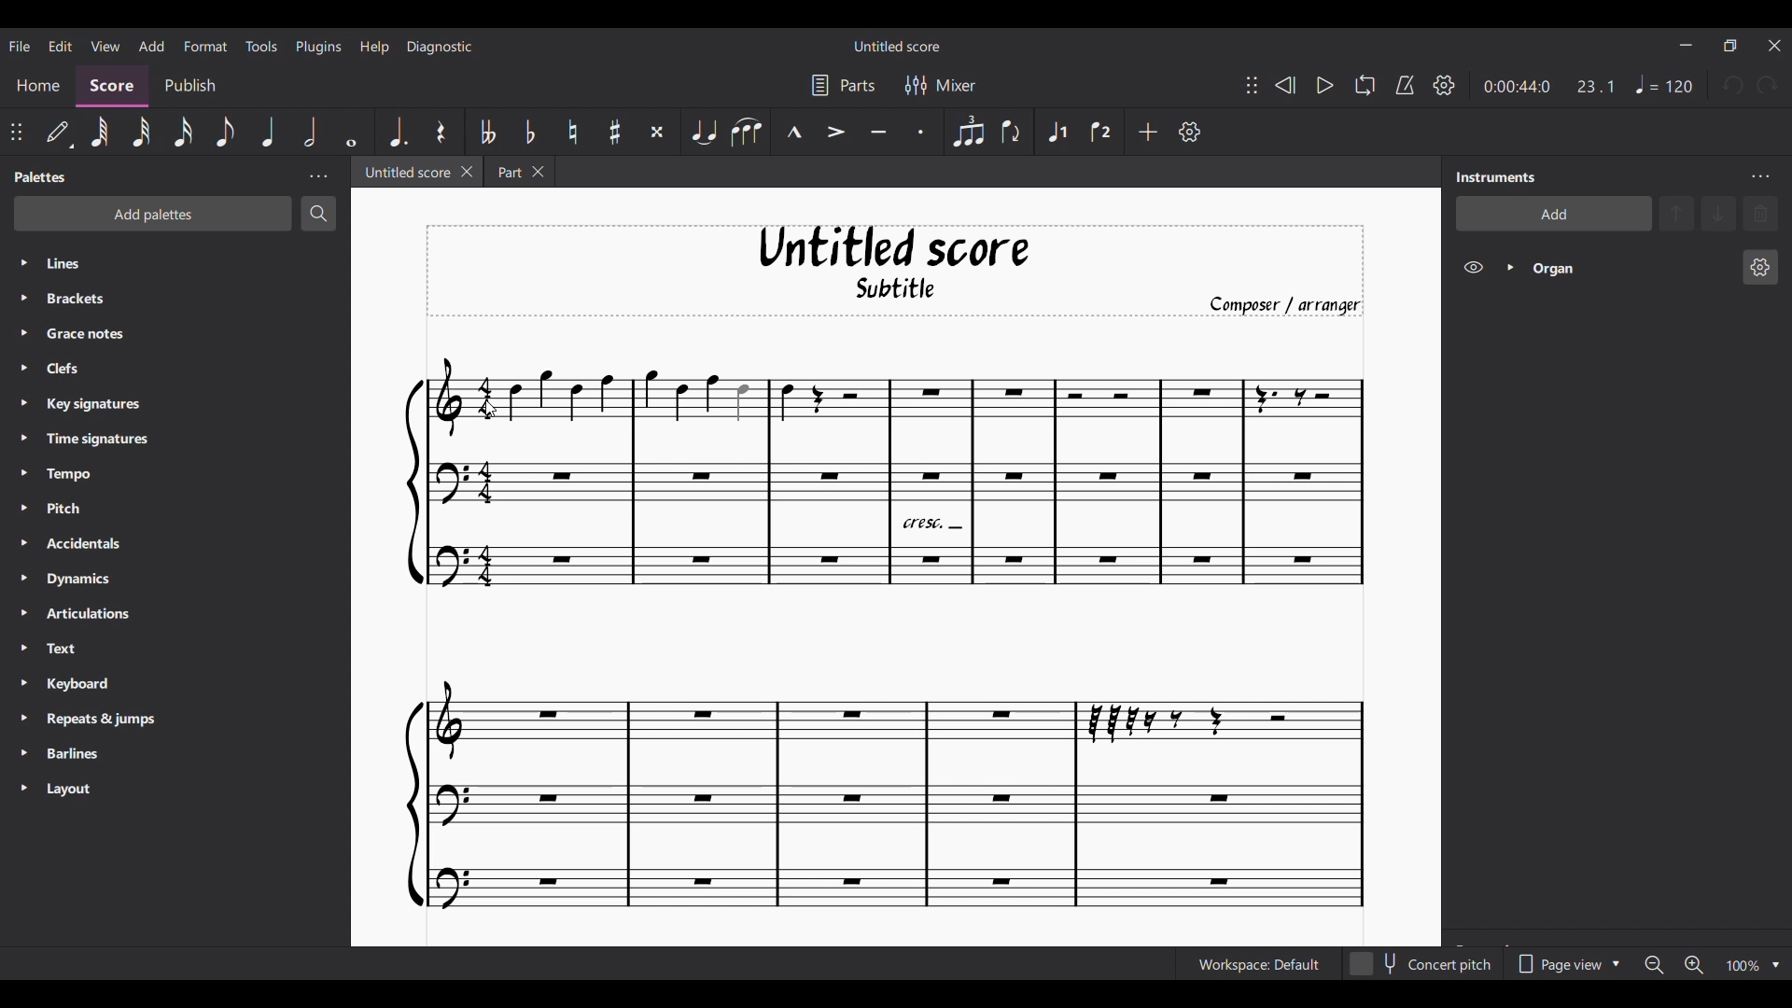 The image size is (1792, 1008). Describe the element at coordinates (19, 47) in the screenshot. I see `File menu` at that location.